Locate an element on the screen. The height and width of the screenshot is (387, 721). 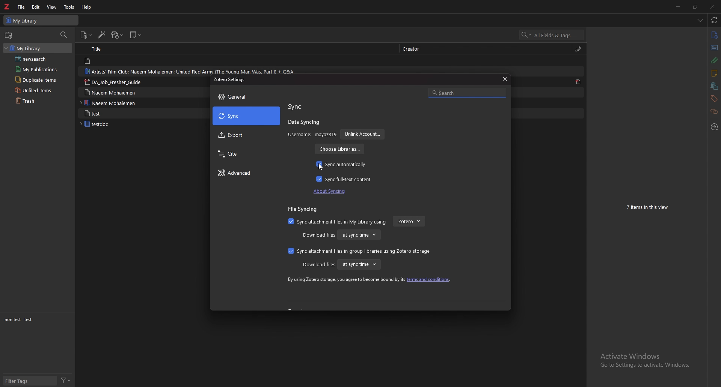
testdoc is located at coordinates (111, 124).